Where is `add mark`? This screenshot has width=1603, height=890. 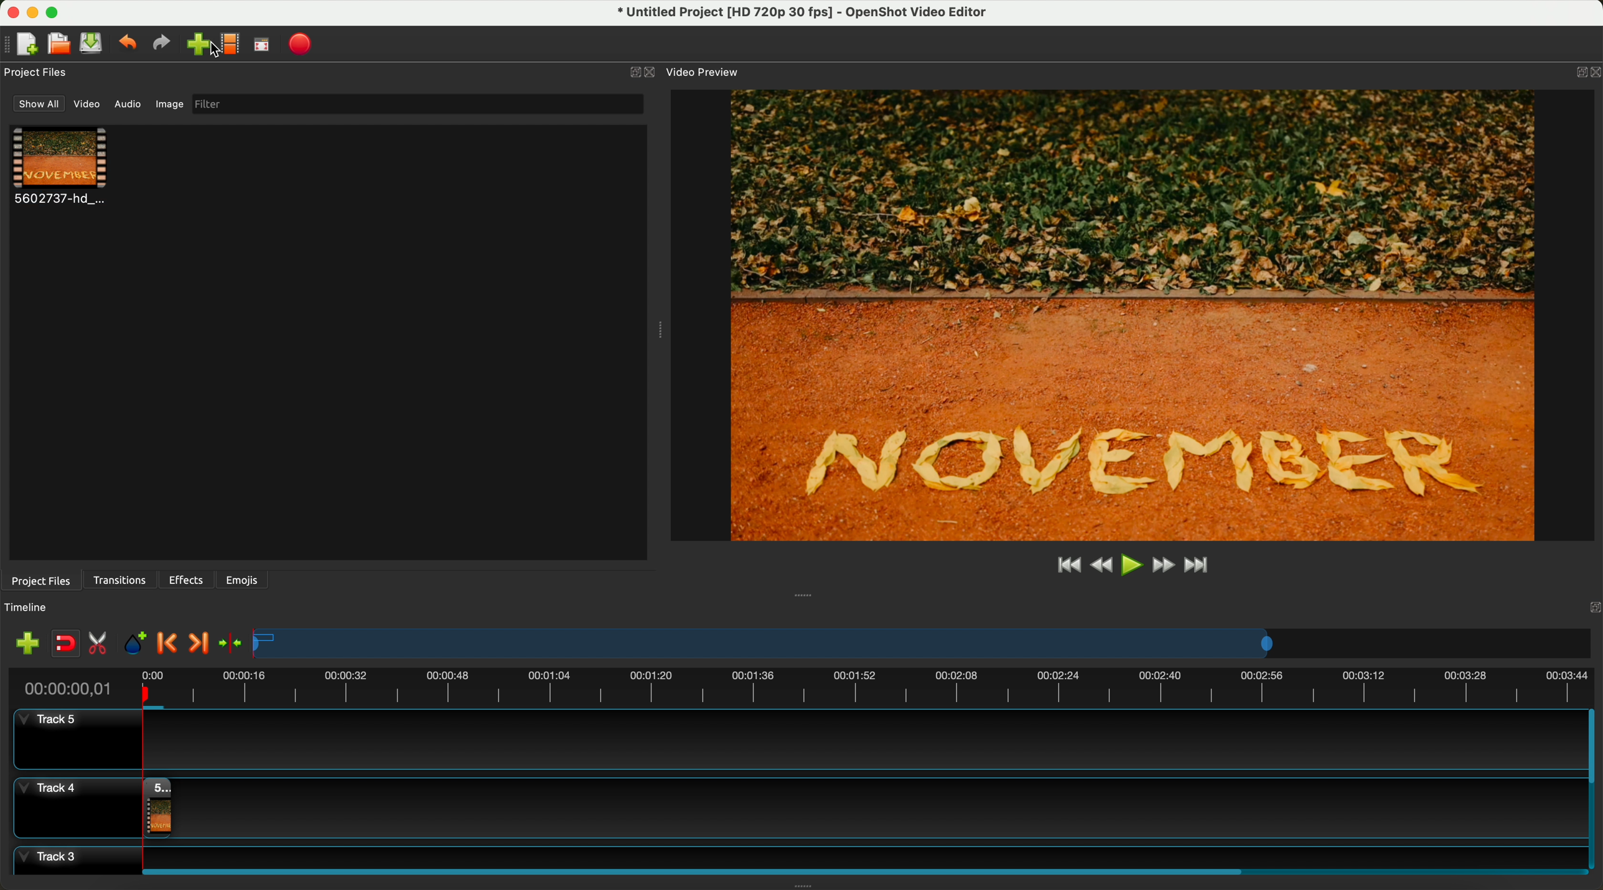 add mark is located at coordinates (138, 646).